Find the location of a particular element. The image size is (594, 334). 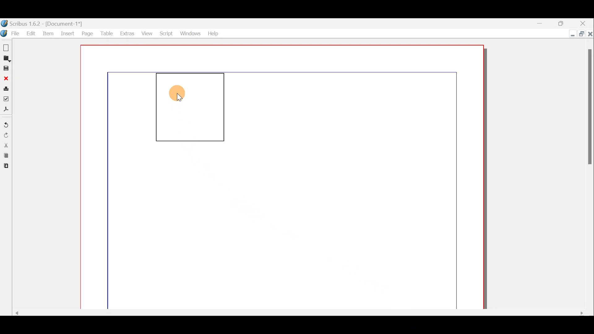

Text frame is located at coordinates (189, 108).